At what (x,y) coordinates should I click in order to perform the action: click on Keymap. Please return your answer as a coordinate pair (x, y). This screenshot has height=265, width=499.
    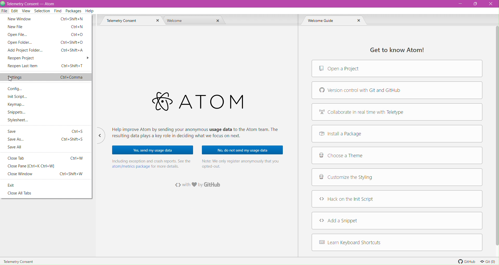
    Looking at the image, I should click on (21, 105).